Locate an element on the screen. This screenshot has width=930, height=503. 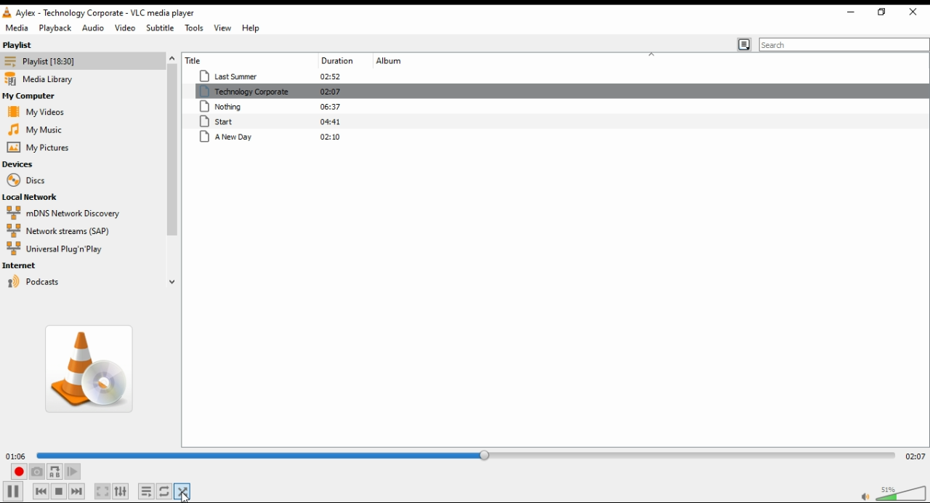
close window is located at coordinates (913, 14).